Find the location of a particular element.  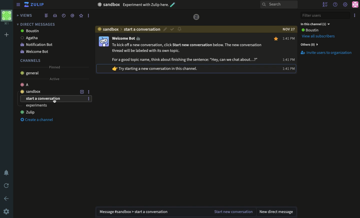

View sidebar is located at coordinates (19, 5).